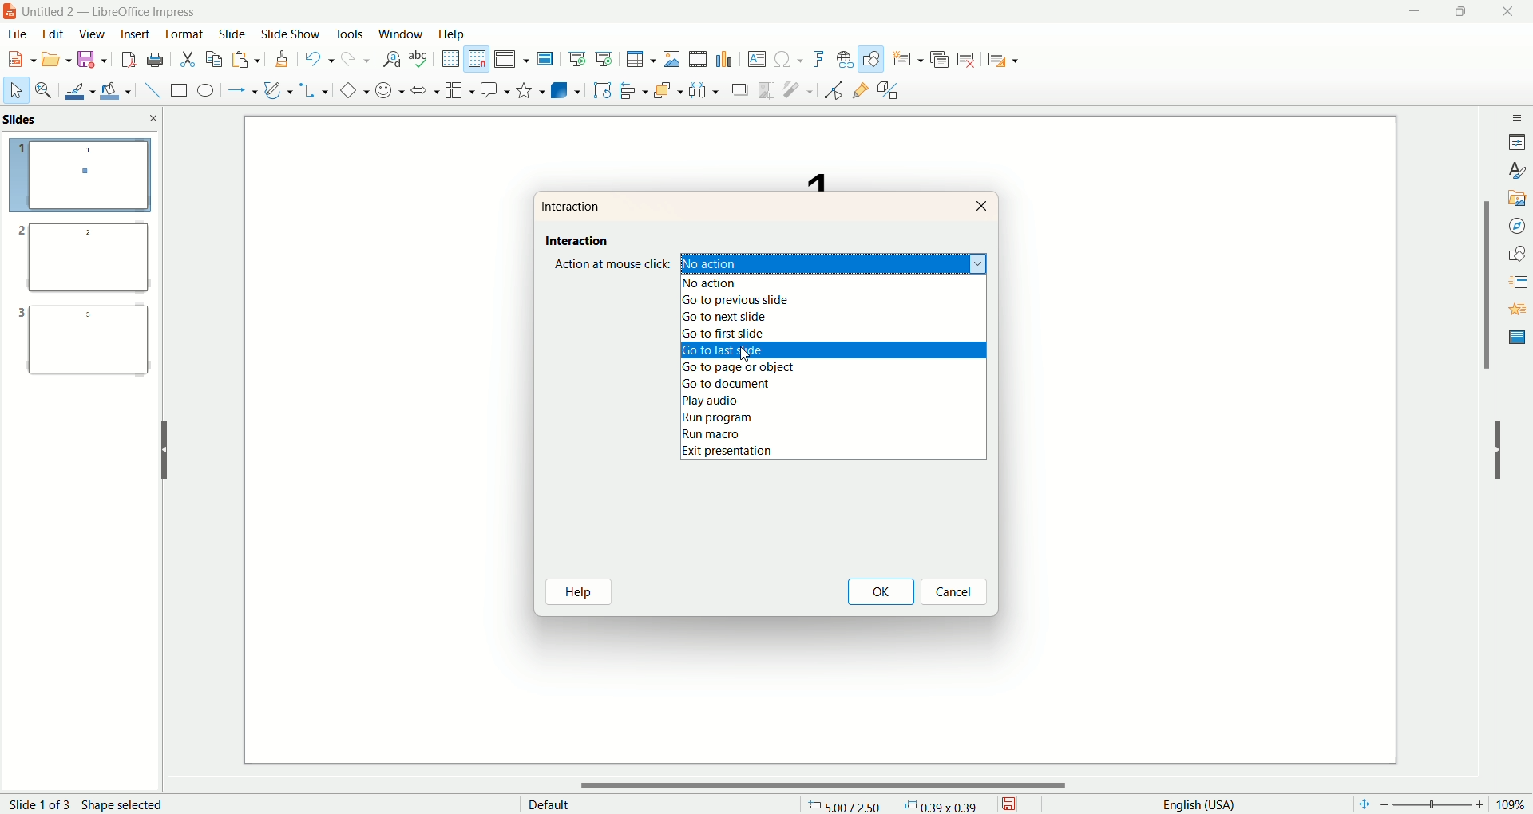 Image resolution: width=1533 pixels, height=814 pixels. What do you see at coordinates (583, 593) in the screenshot?
I see `help` at bounding box center [583, 593].